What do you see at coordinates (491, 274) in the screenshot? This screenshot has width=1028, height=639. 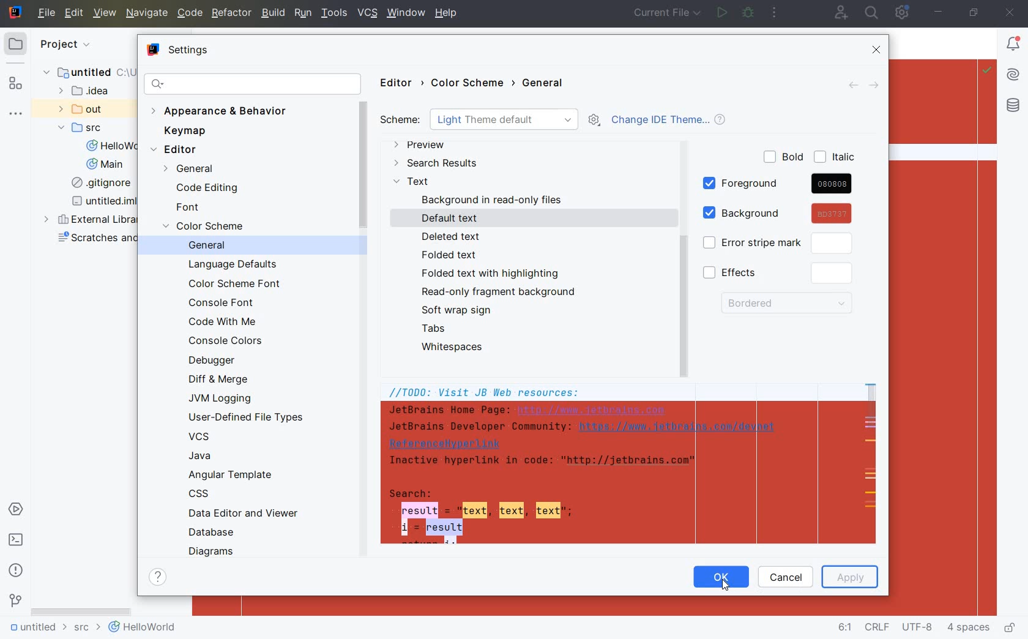 I see `FOLDED TEXT WITH HIGHLIGHTING` at bounding box center [491, 274].